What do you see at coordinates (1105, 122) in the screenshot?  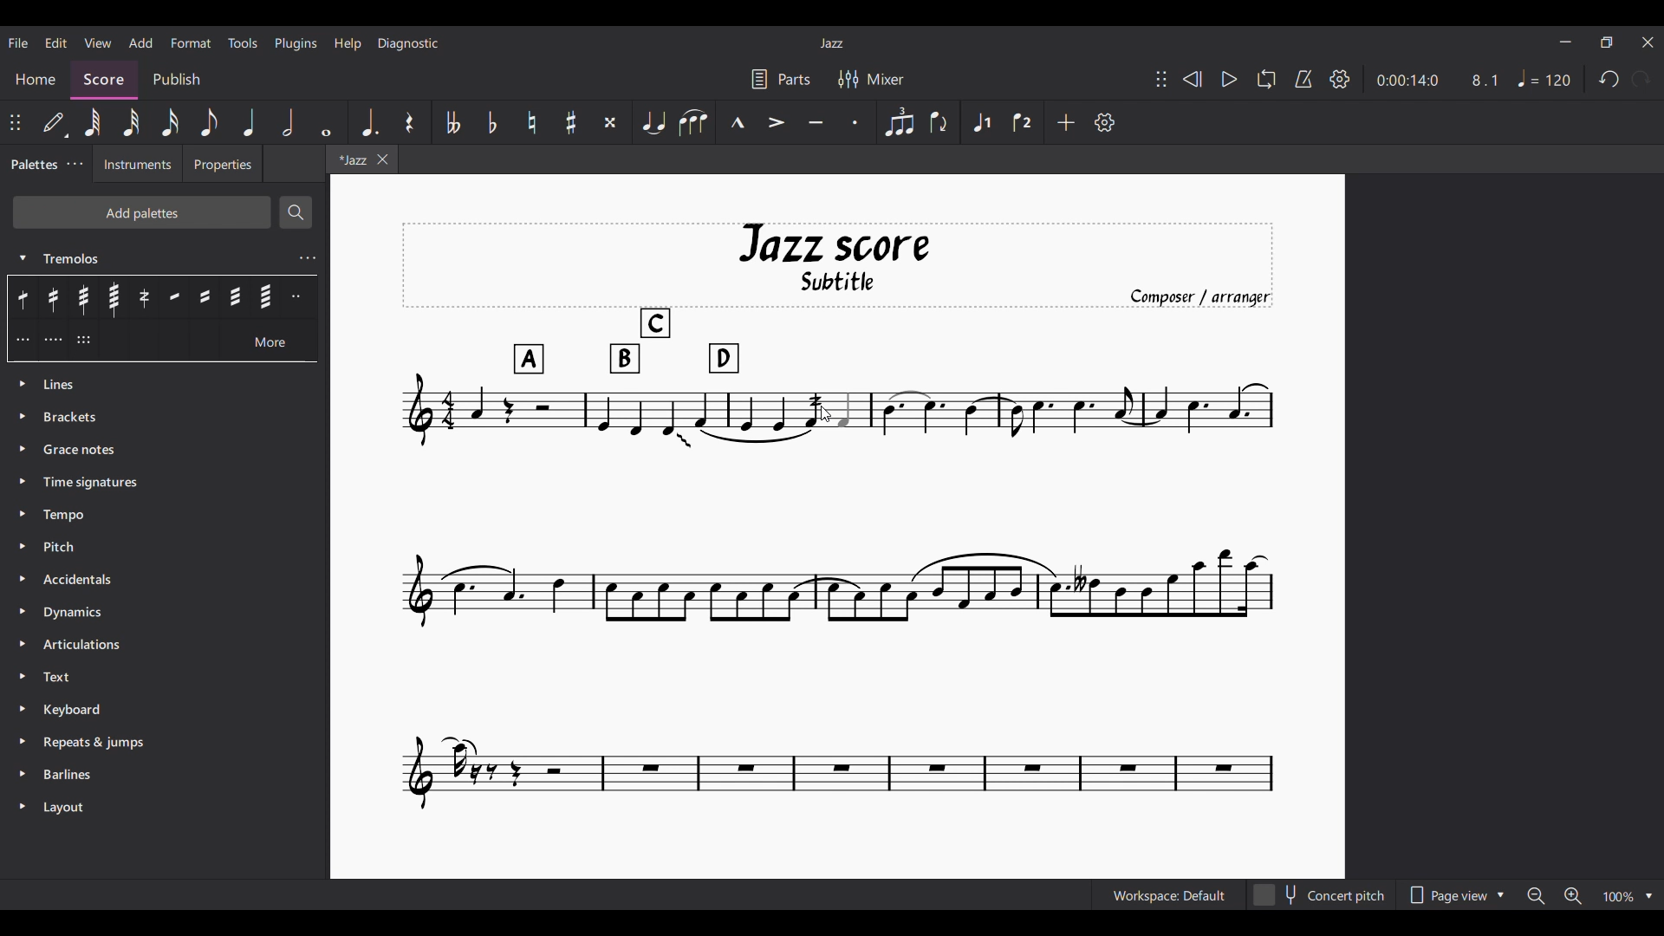 I see `Customize settings` at bounding box center [1105, 122].